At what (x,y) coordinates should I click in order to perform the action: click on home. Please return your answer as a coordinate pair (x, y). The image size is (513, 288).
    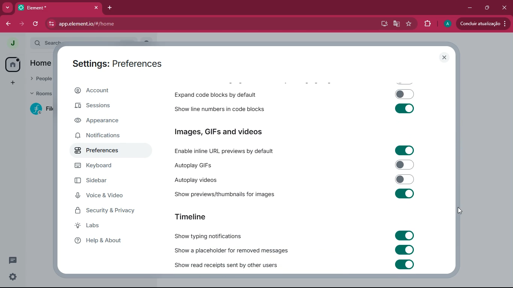
    Looking at the image, I should click on (14, 64).